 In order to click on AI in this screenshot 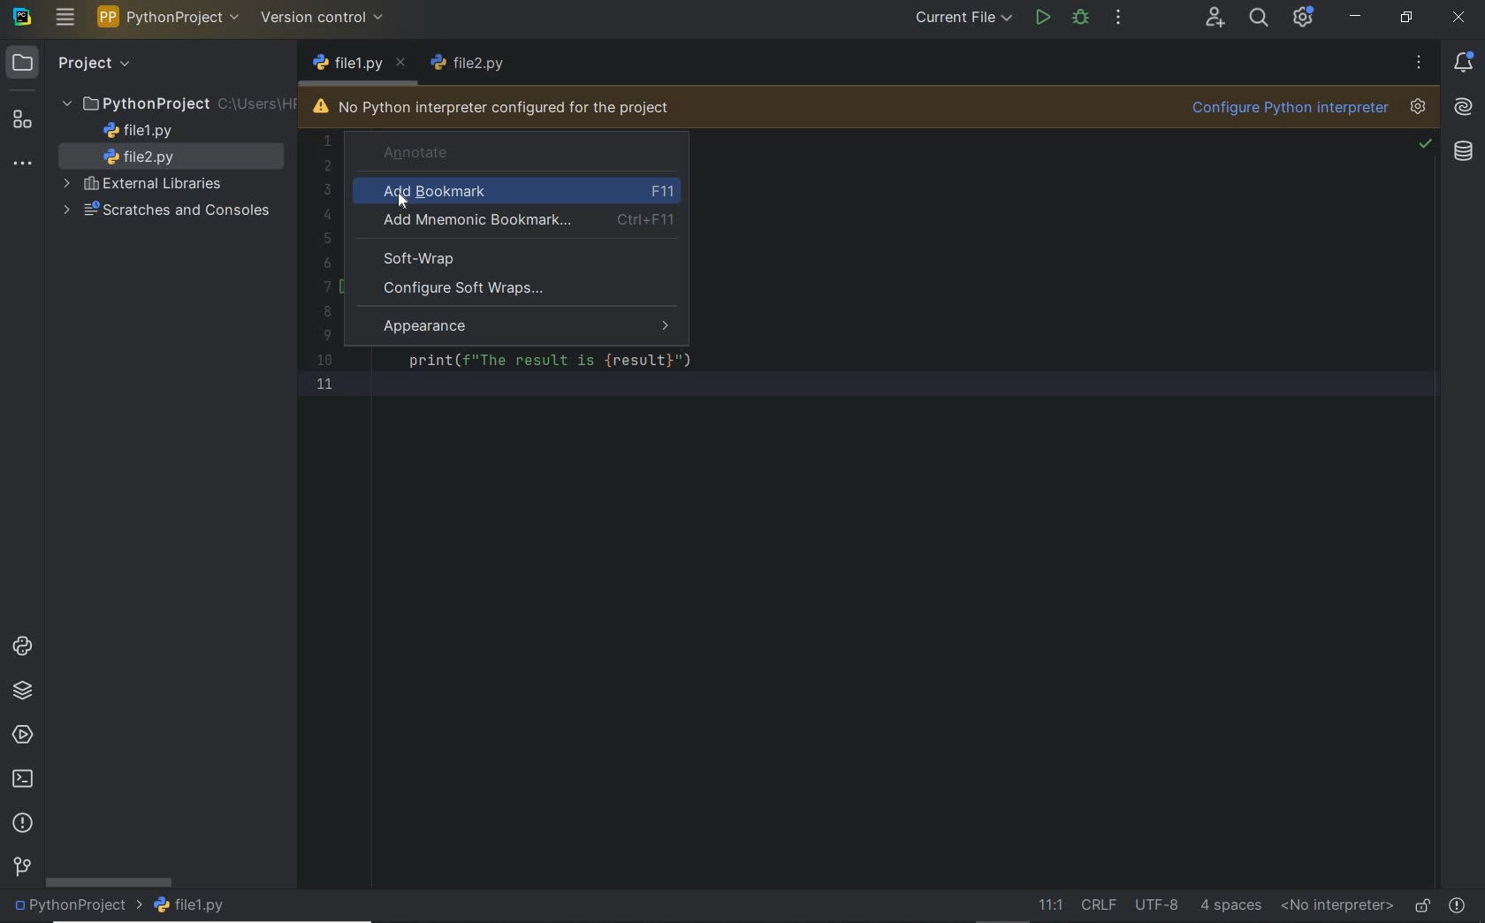, I will do `click(1464, 109)`.